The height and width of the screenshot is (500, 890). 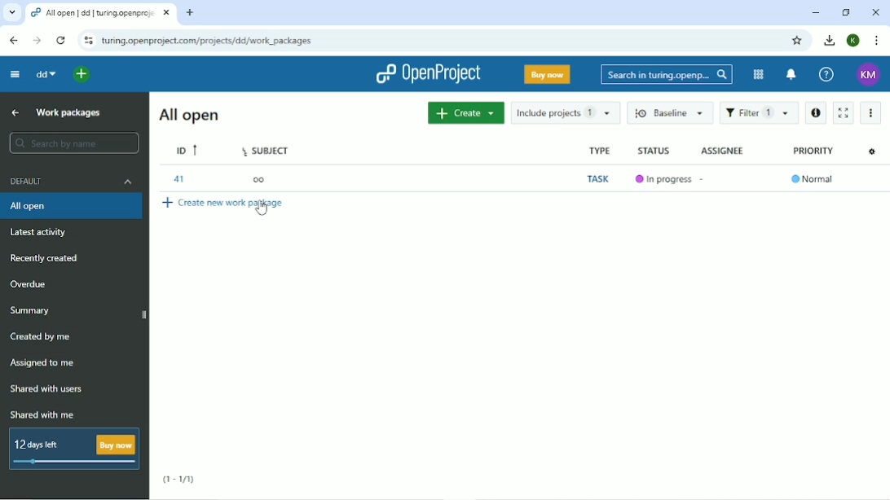 I want to click on Search by name, so click(x=73, y=143).